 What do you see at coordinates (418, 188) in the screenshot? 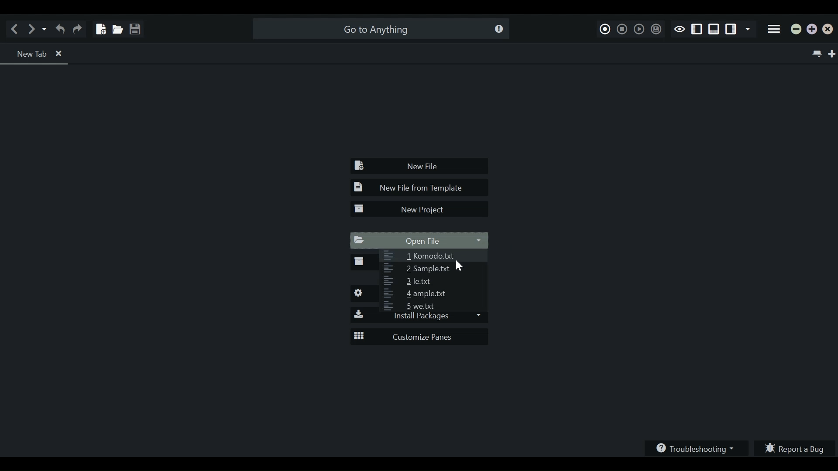
I see `New File from Template` at bounding box center [418, 188].